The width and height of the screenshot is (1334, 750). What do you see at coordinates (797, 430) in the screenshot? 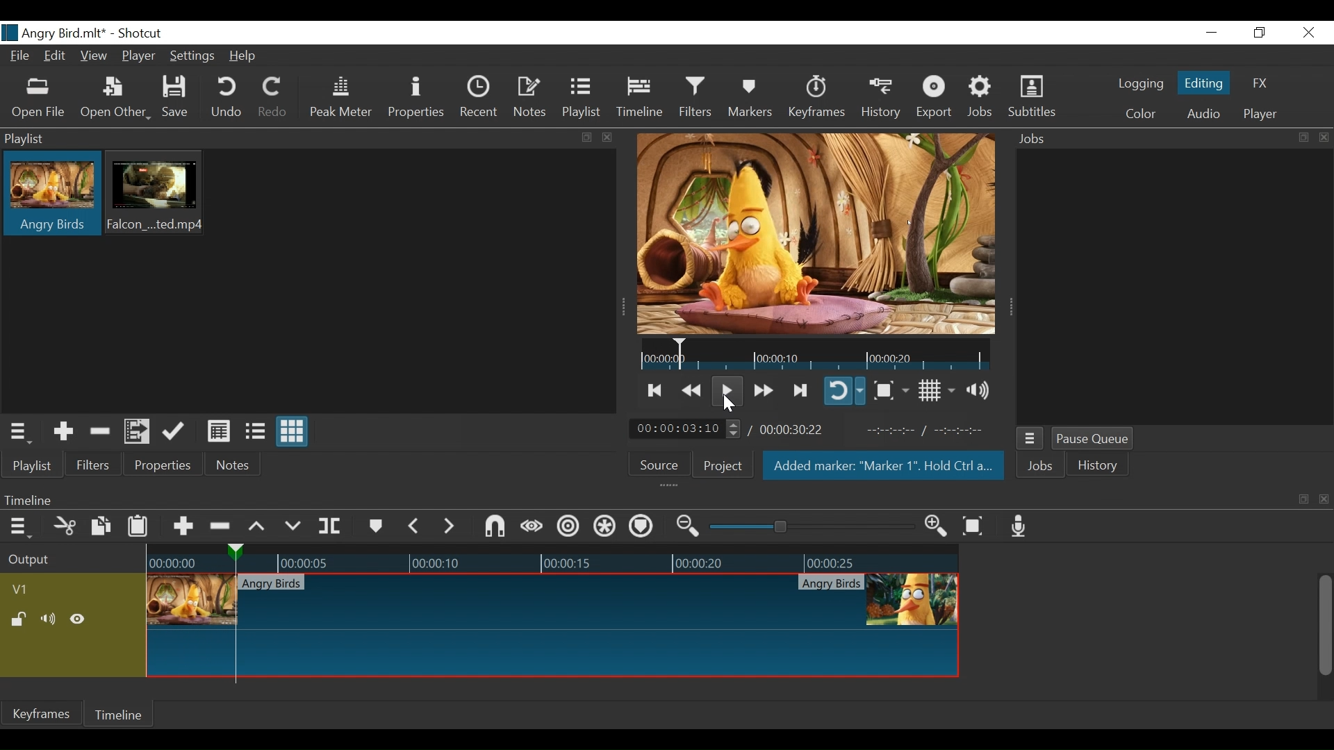
I see `Total Duration` at bounding box center [797, 430].